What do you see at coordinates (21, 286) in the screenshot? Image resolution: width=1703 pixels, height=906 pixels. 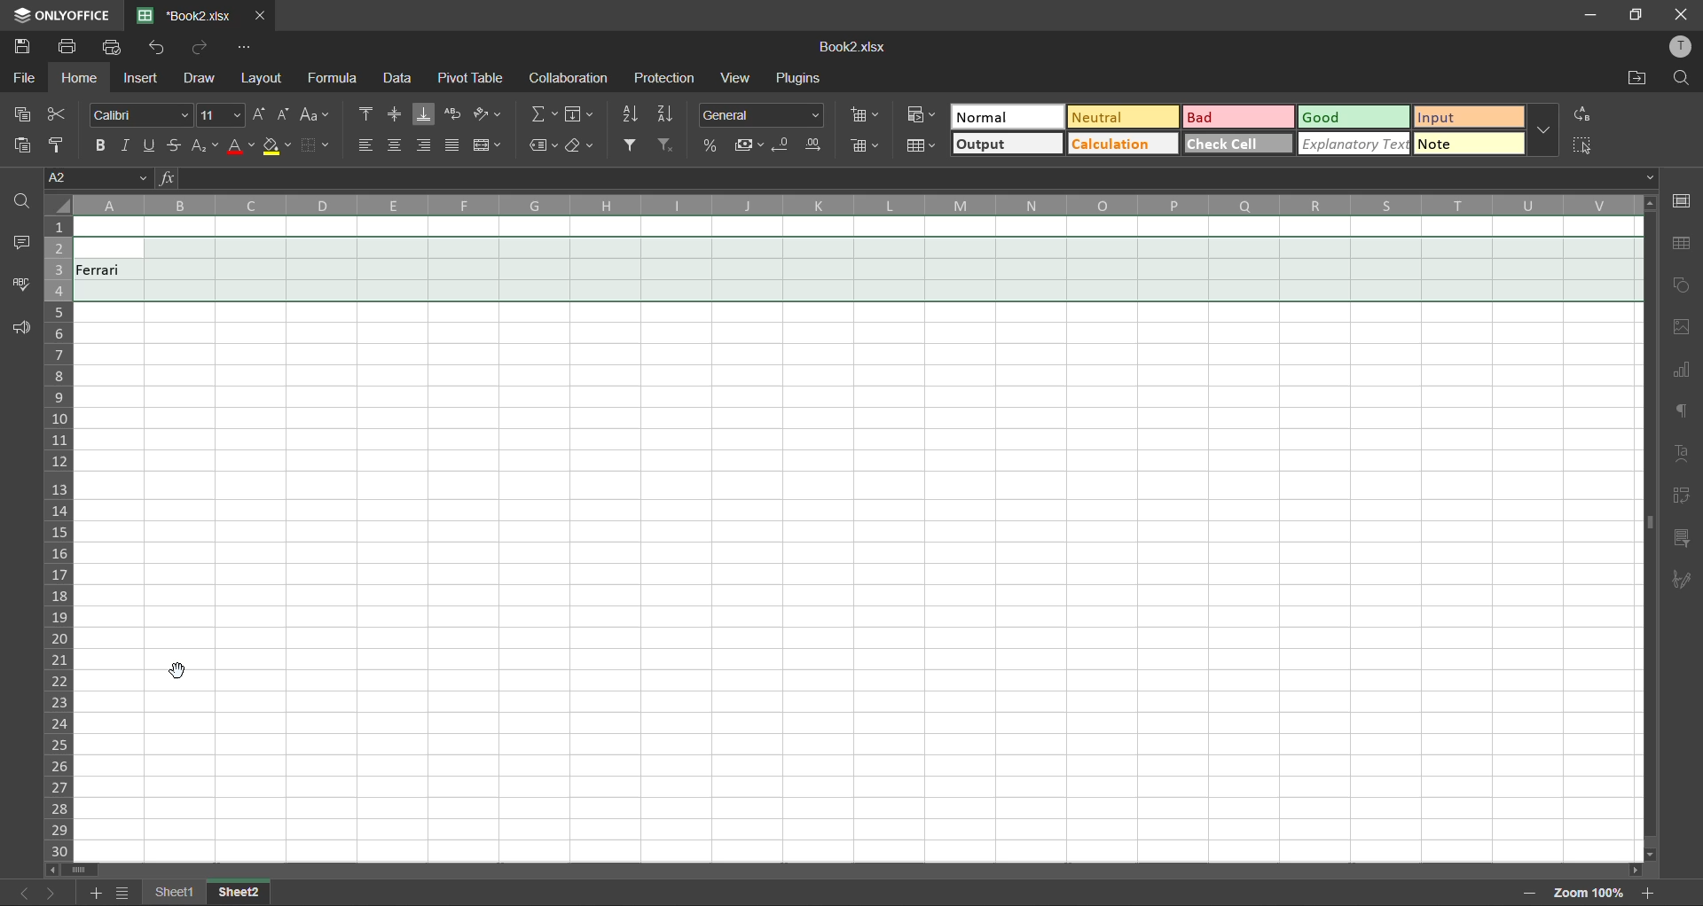 I see `spellcheck` at bounding box center [21, 286].